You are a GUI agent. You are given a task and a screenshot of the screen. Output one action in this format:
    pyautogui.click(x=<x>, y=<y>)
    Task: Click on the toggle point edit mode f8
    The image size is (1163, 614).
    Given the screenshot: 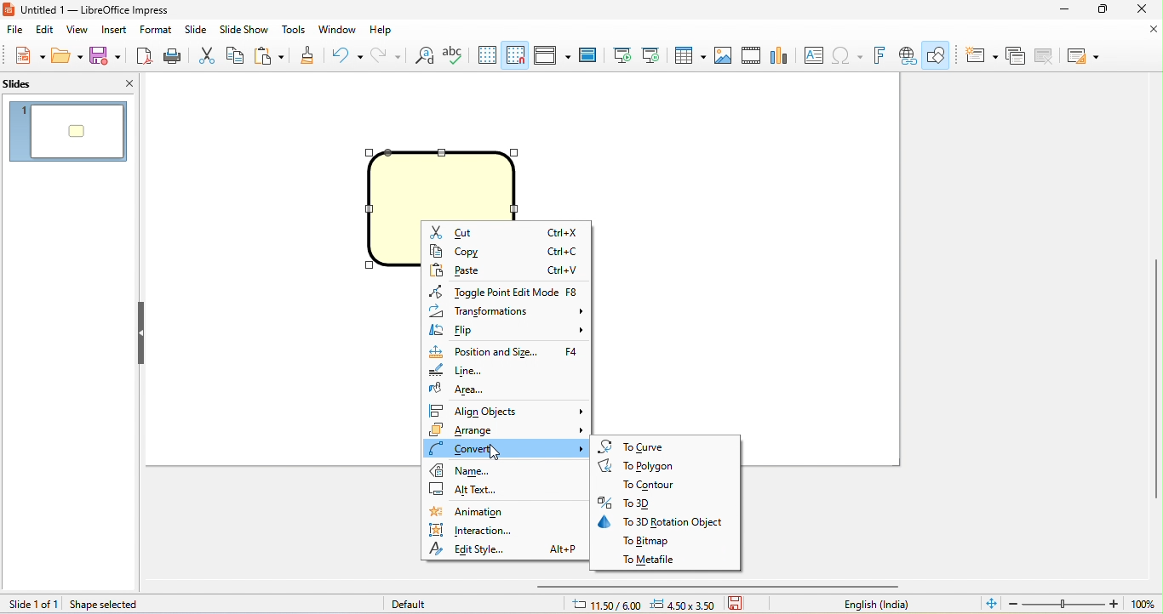 What is the action you would take?
    pyautogui.click(x=502, y=288)
    